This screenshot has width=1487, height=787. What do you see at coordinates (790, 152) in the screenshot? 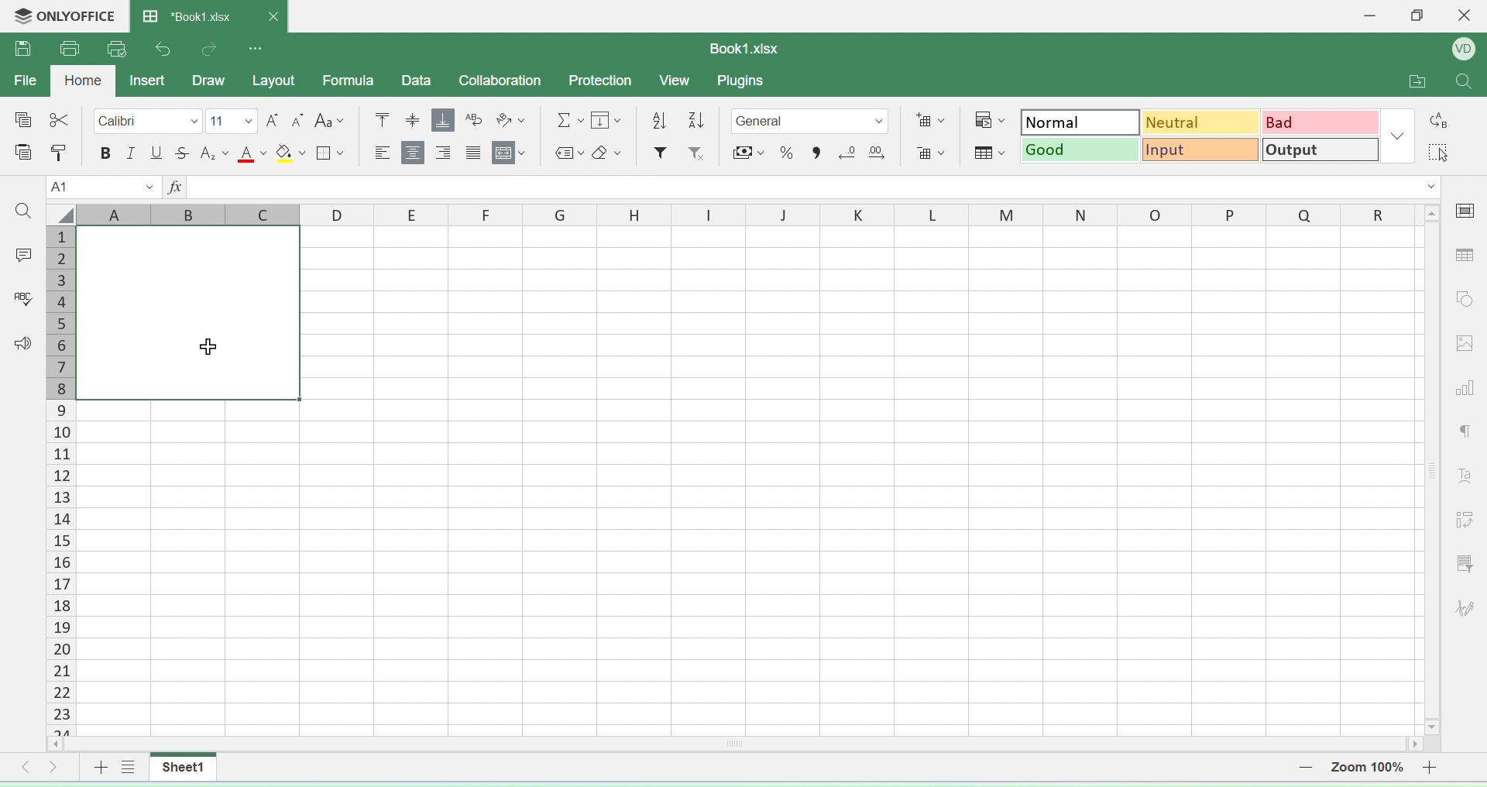
I see `percent` at bounding box center [790, 152].